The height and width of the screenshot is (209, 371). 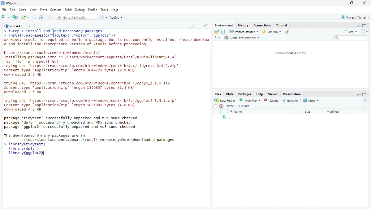 I want to click on Create new project, so click(x=15, y=17).